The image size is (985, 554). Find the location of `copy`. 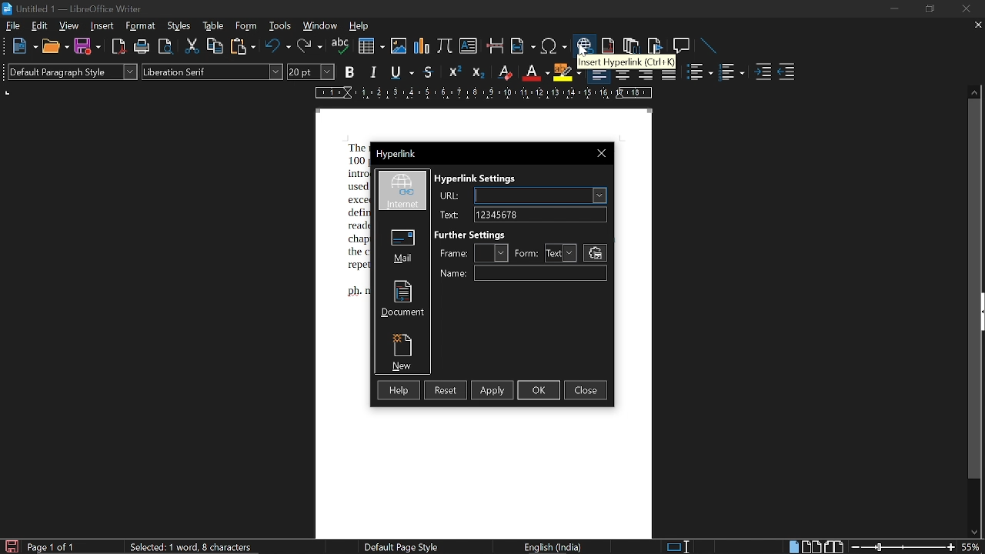

copy is located at coordinates (215, 47).